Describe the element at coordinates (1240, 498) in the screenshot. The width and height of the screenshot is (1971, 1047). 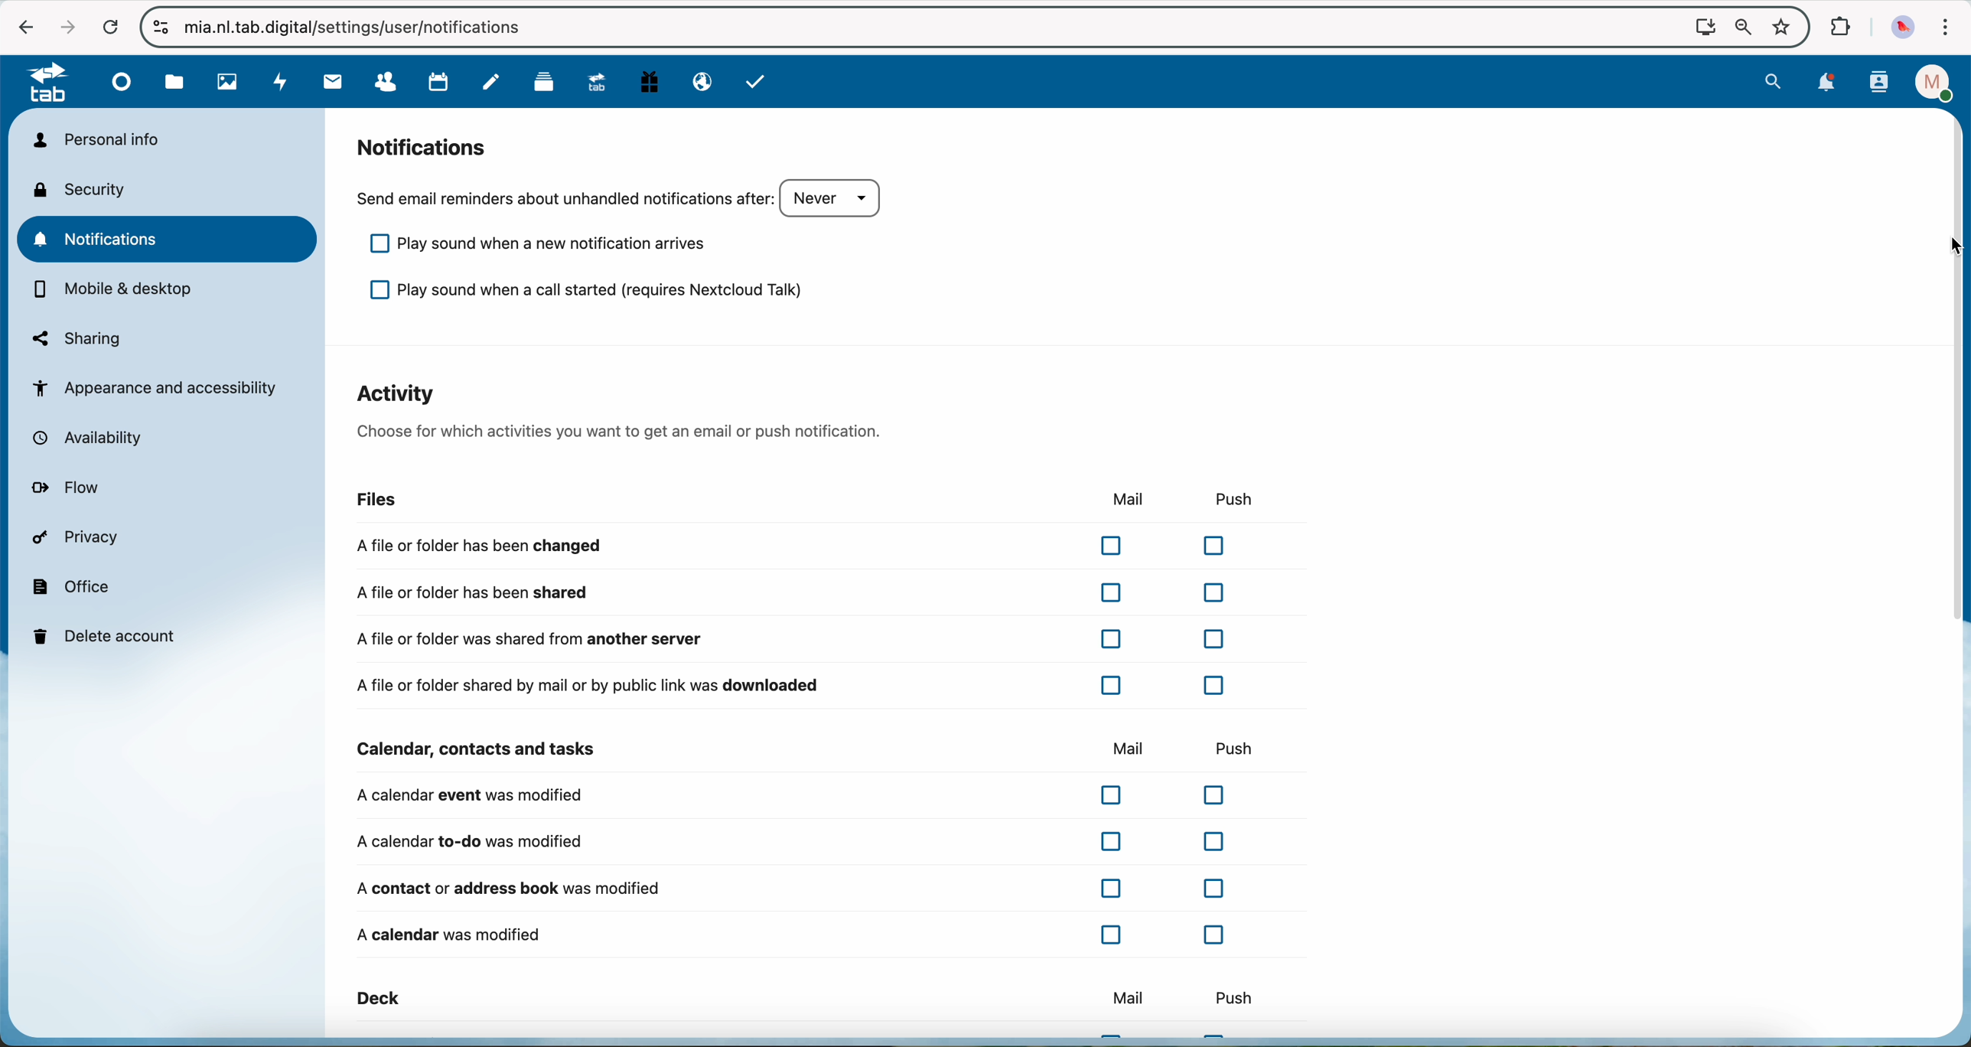
I see `push` at that location.